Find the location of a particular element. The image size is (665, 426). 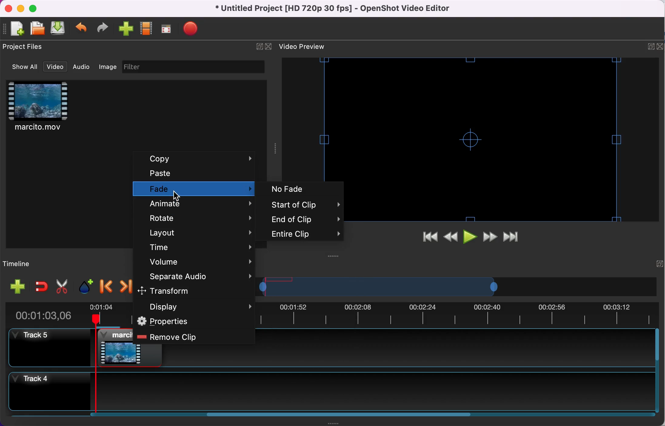

redo is located at coordinates (102, 28).